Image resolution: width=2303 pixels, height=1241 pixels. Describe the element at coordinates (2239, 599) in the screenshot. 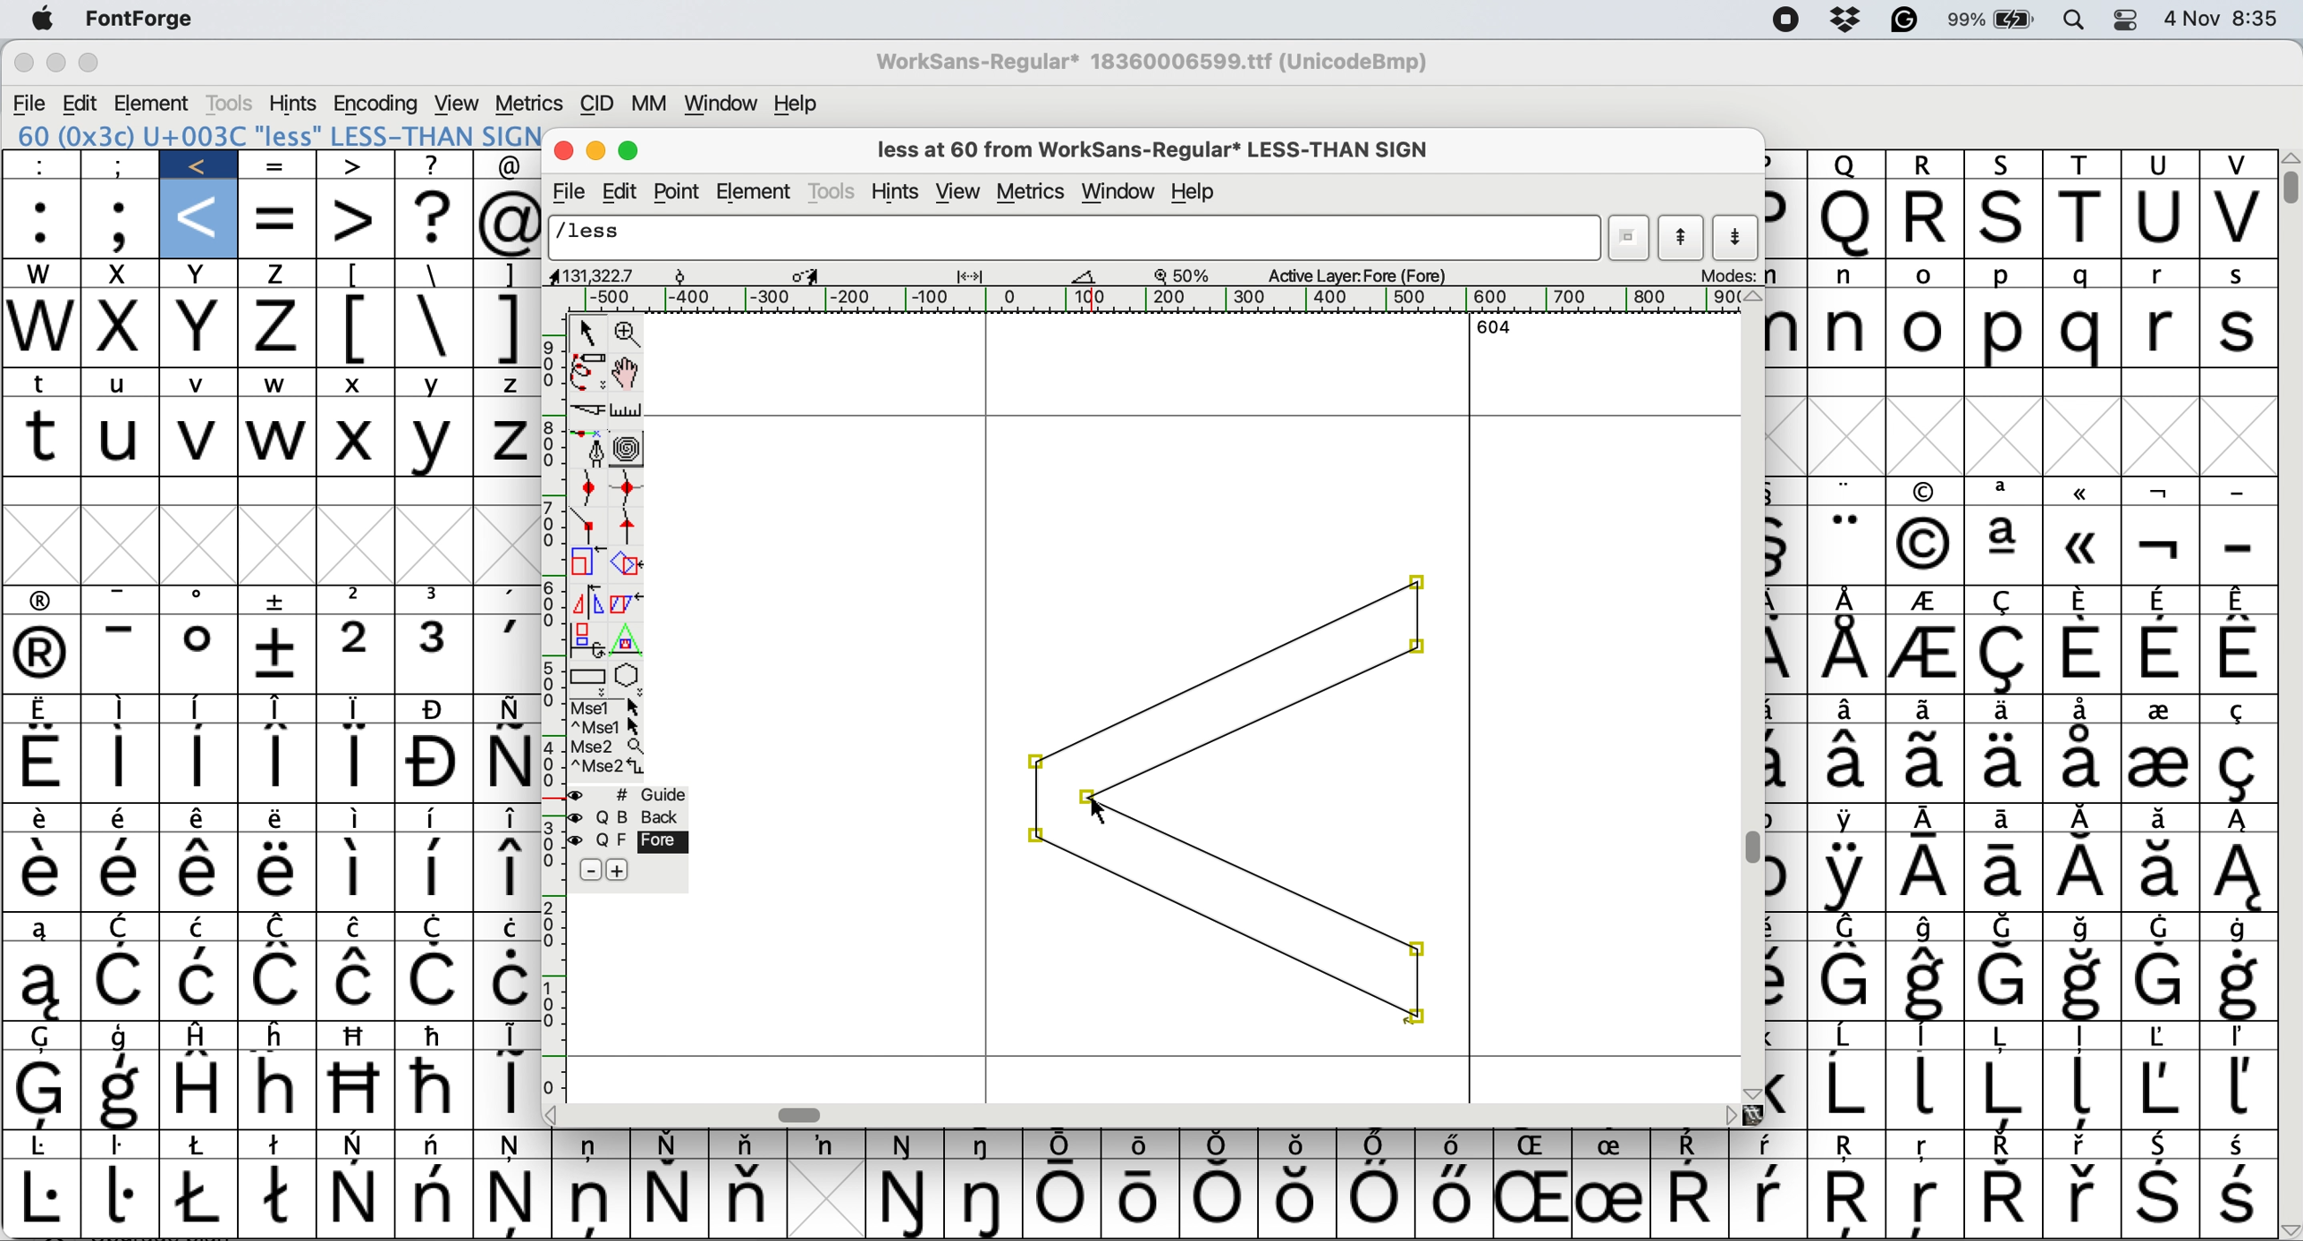

I see `Symbol` at that location.